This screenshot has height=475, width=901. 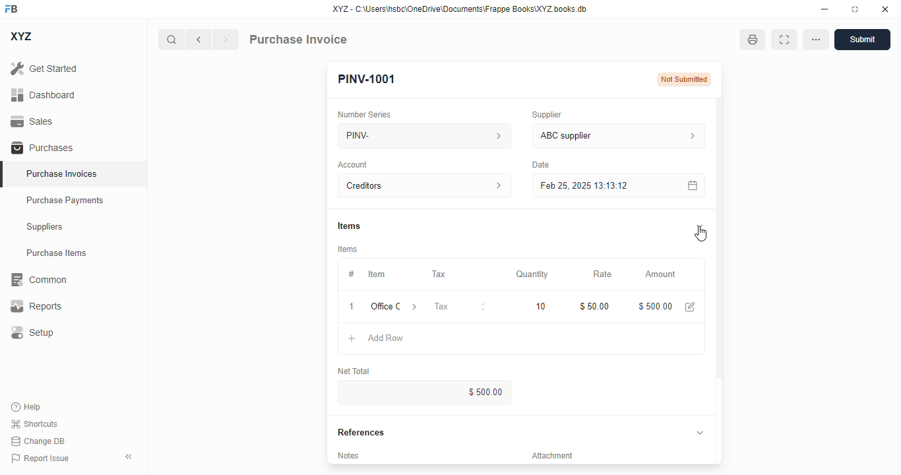 What do you see at coordinates (547, 114) in the screenshot?
I see `supplier` at bounding box center [547, 114].